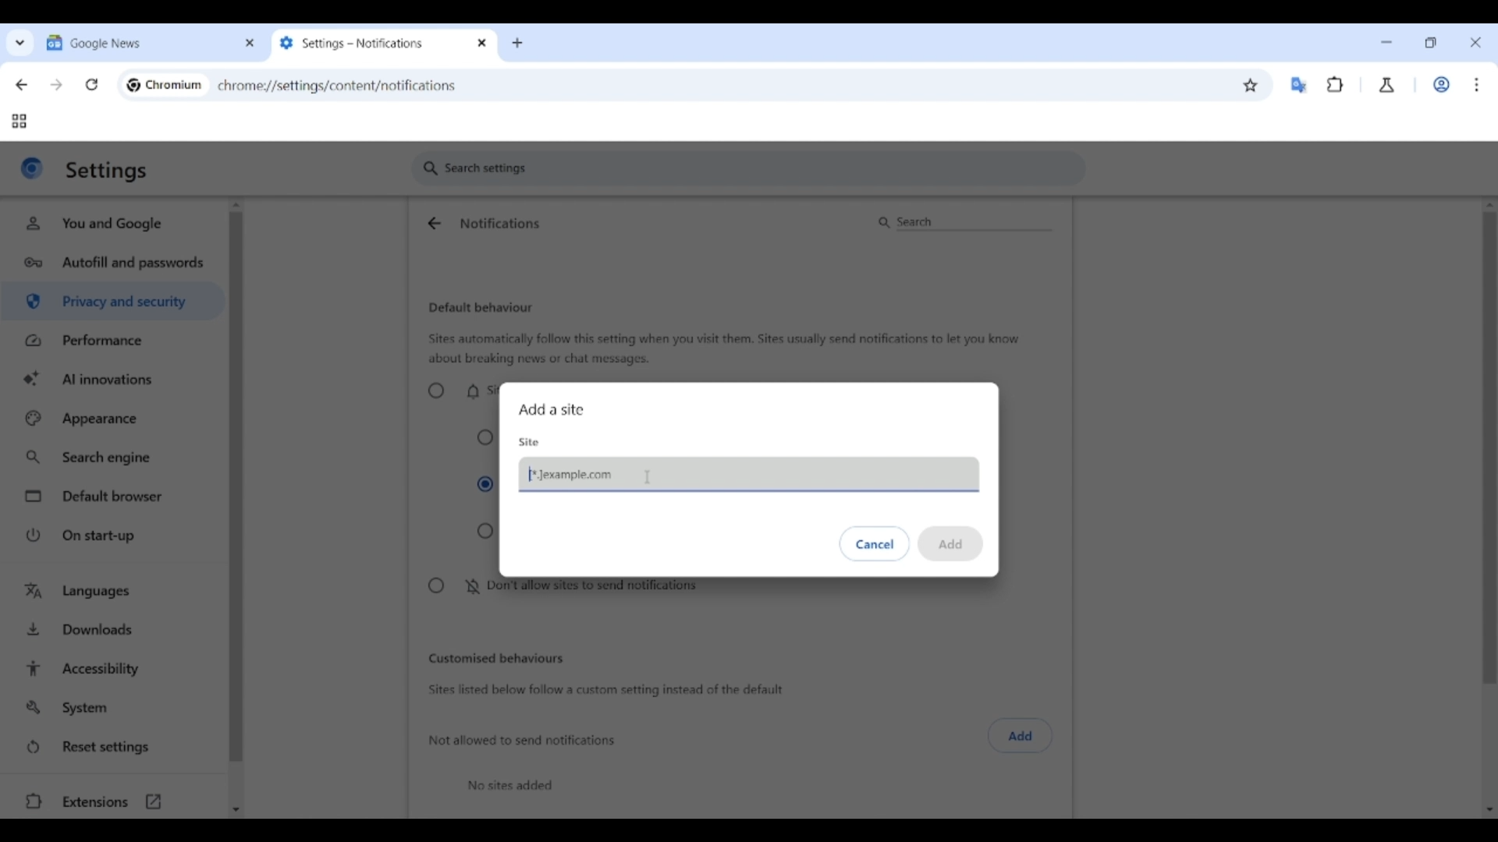  Describe the element at coordinates (1476, 84) in the screenshot. I see `Customize and control Chromium` at that location.